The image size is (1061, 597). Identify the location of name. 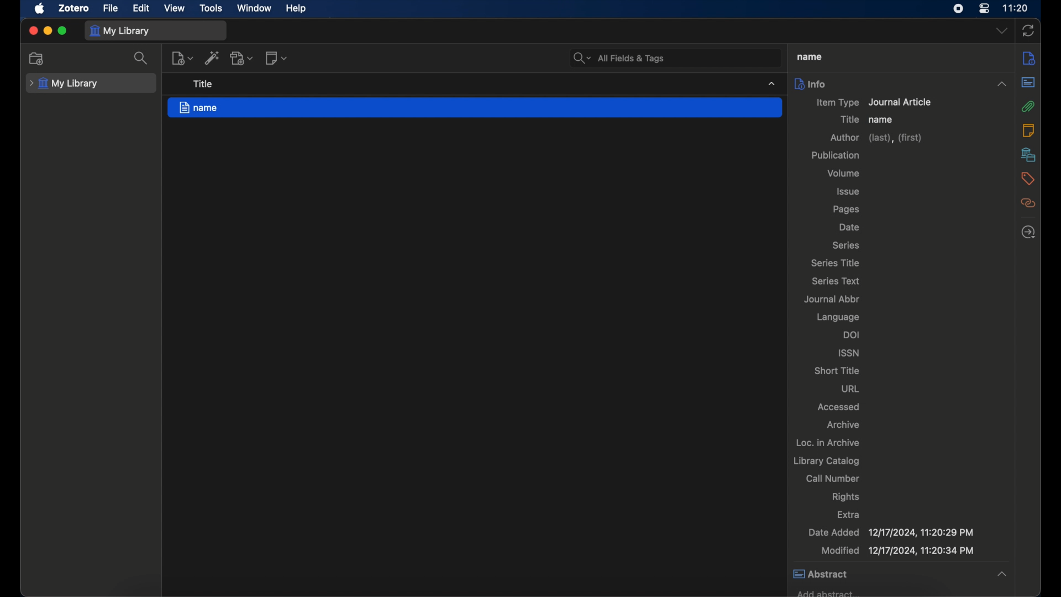
(883, 120).